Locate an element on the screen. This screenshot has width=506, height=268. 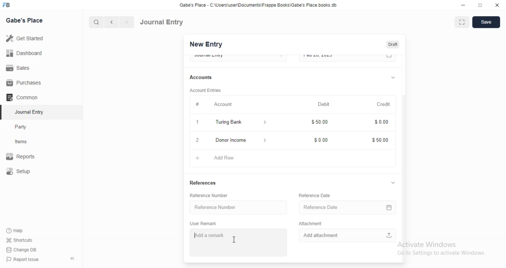
Change DB is located at coordinates (24, 249).